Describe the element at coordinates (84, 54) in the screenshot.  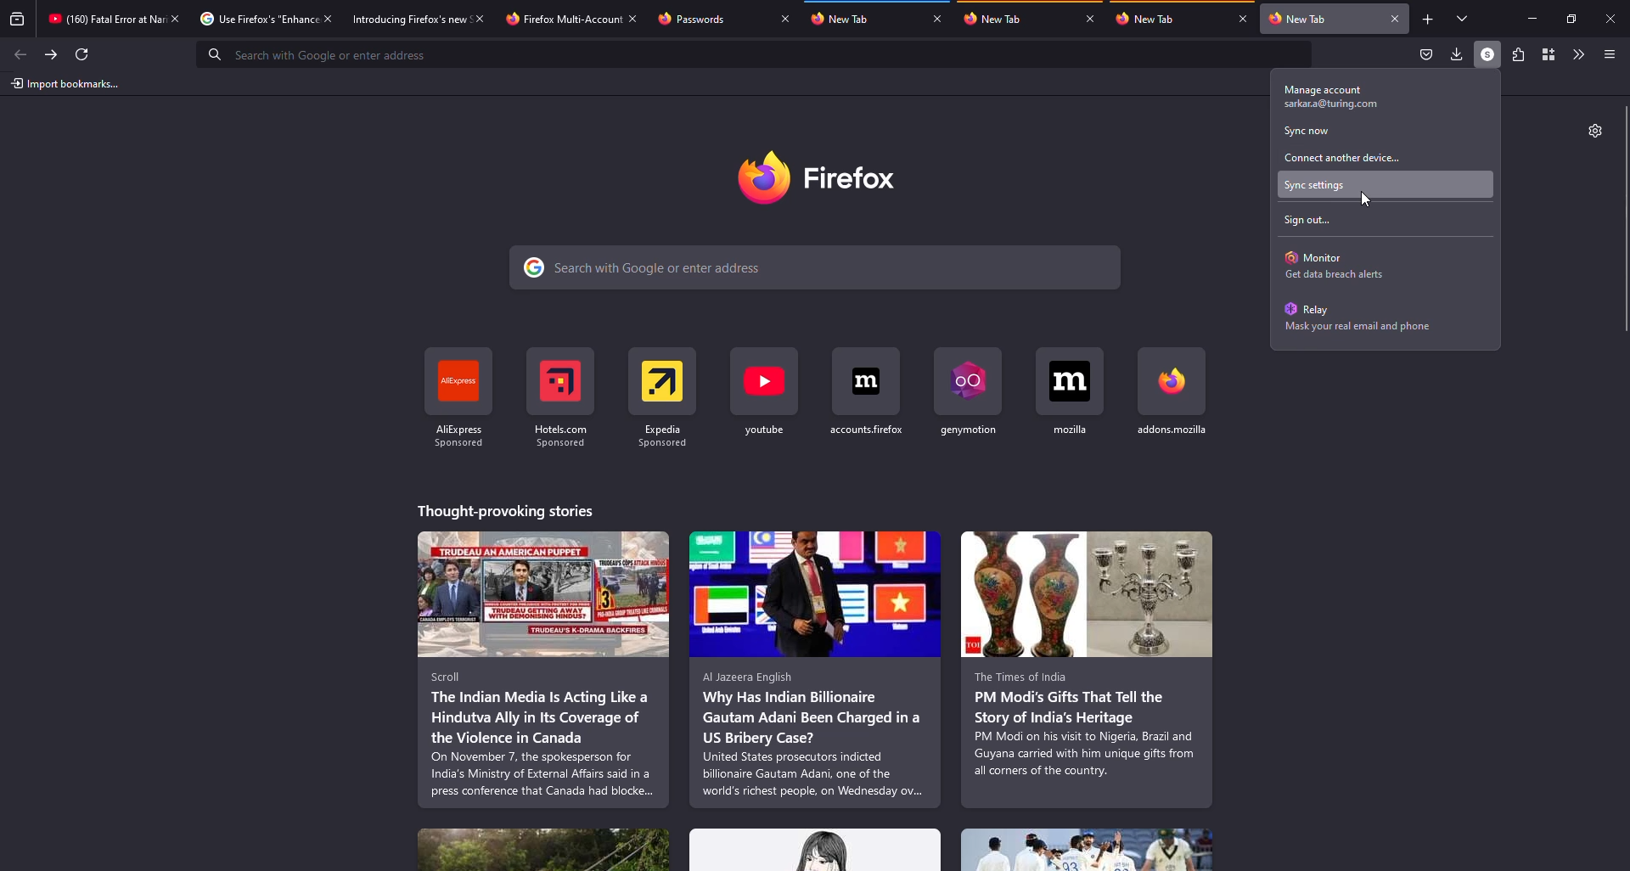
I see `refresh` at that location.